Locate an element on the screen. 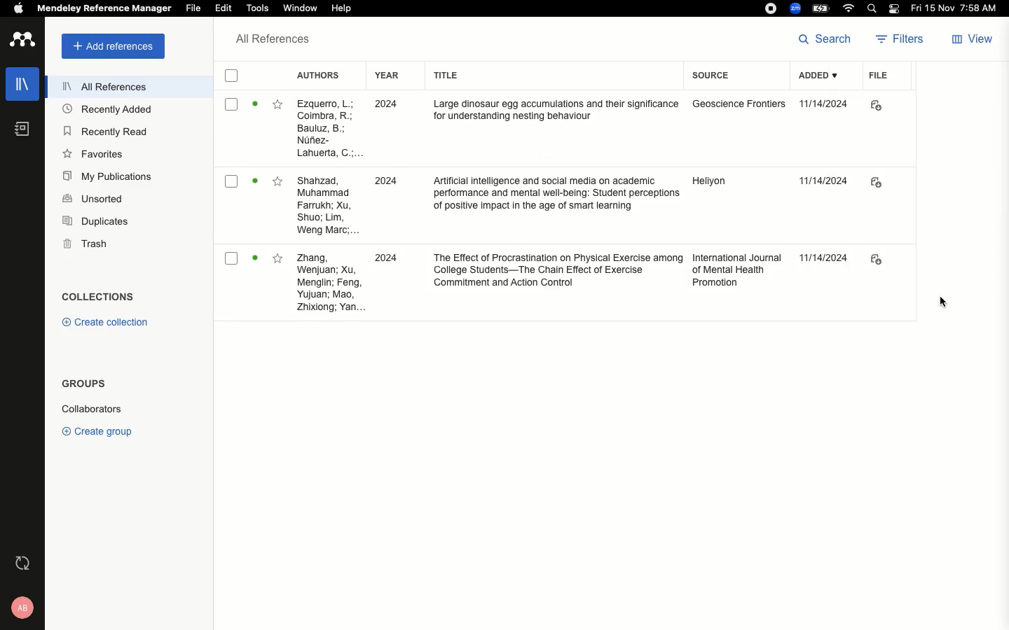  Last sync is located at coordinates (21, 563).